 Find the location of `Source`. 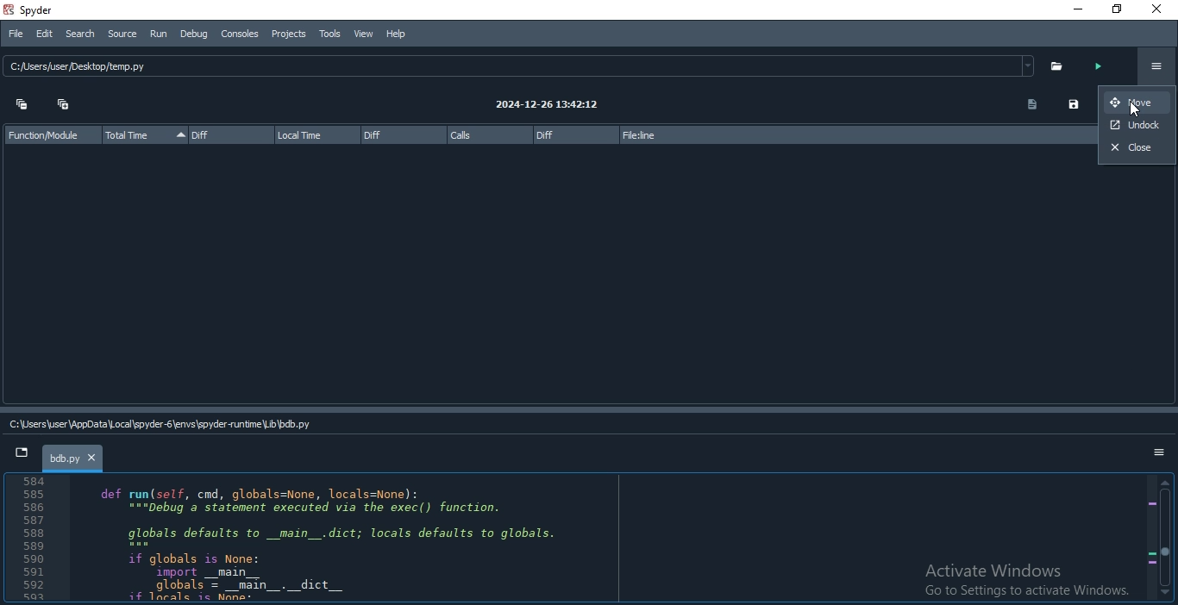

Source is located at coordinates (124, 34).